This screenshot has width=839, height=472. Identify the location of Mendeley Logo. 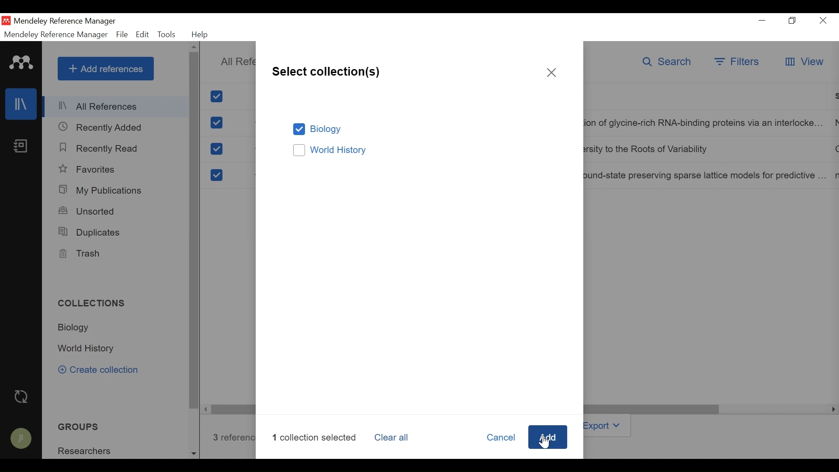
(21, 64).